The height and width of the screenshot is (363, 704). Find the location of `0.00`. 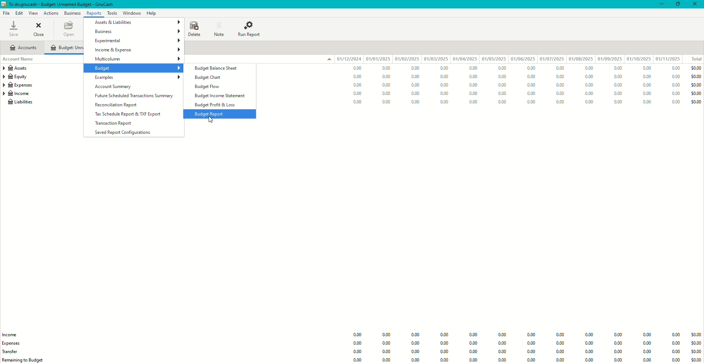

0.00 is located at coordinates (355, 68).